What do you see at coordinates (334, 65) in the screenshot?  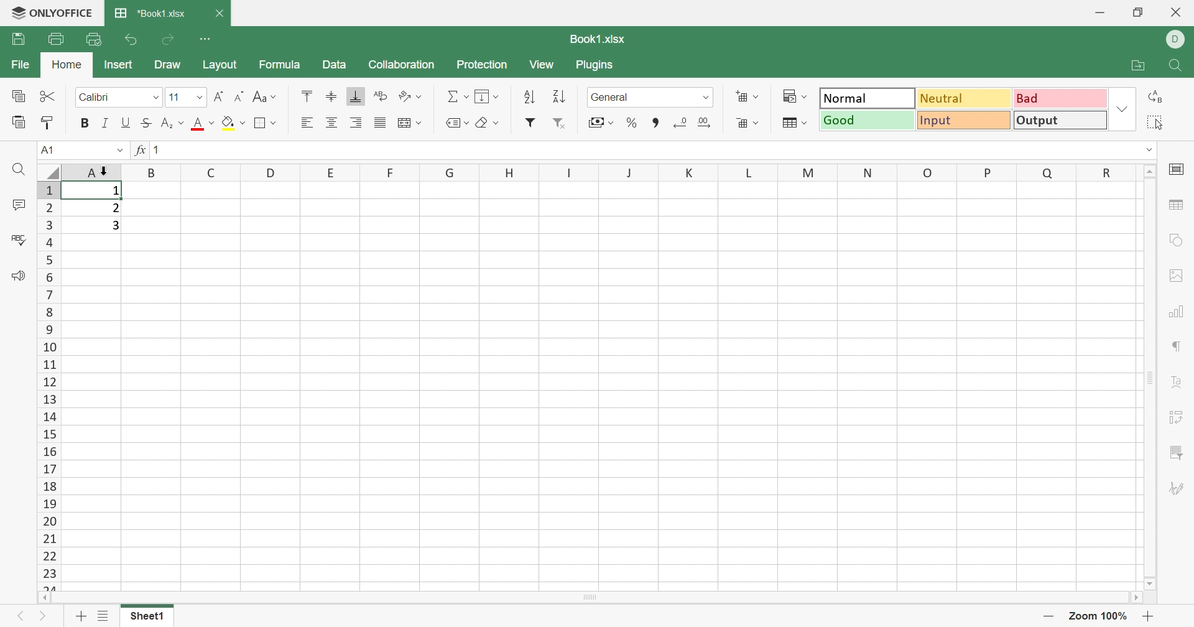 I see `Data` at bounding box center [334, 65].